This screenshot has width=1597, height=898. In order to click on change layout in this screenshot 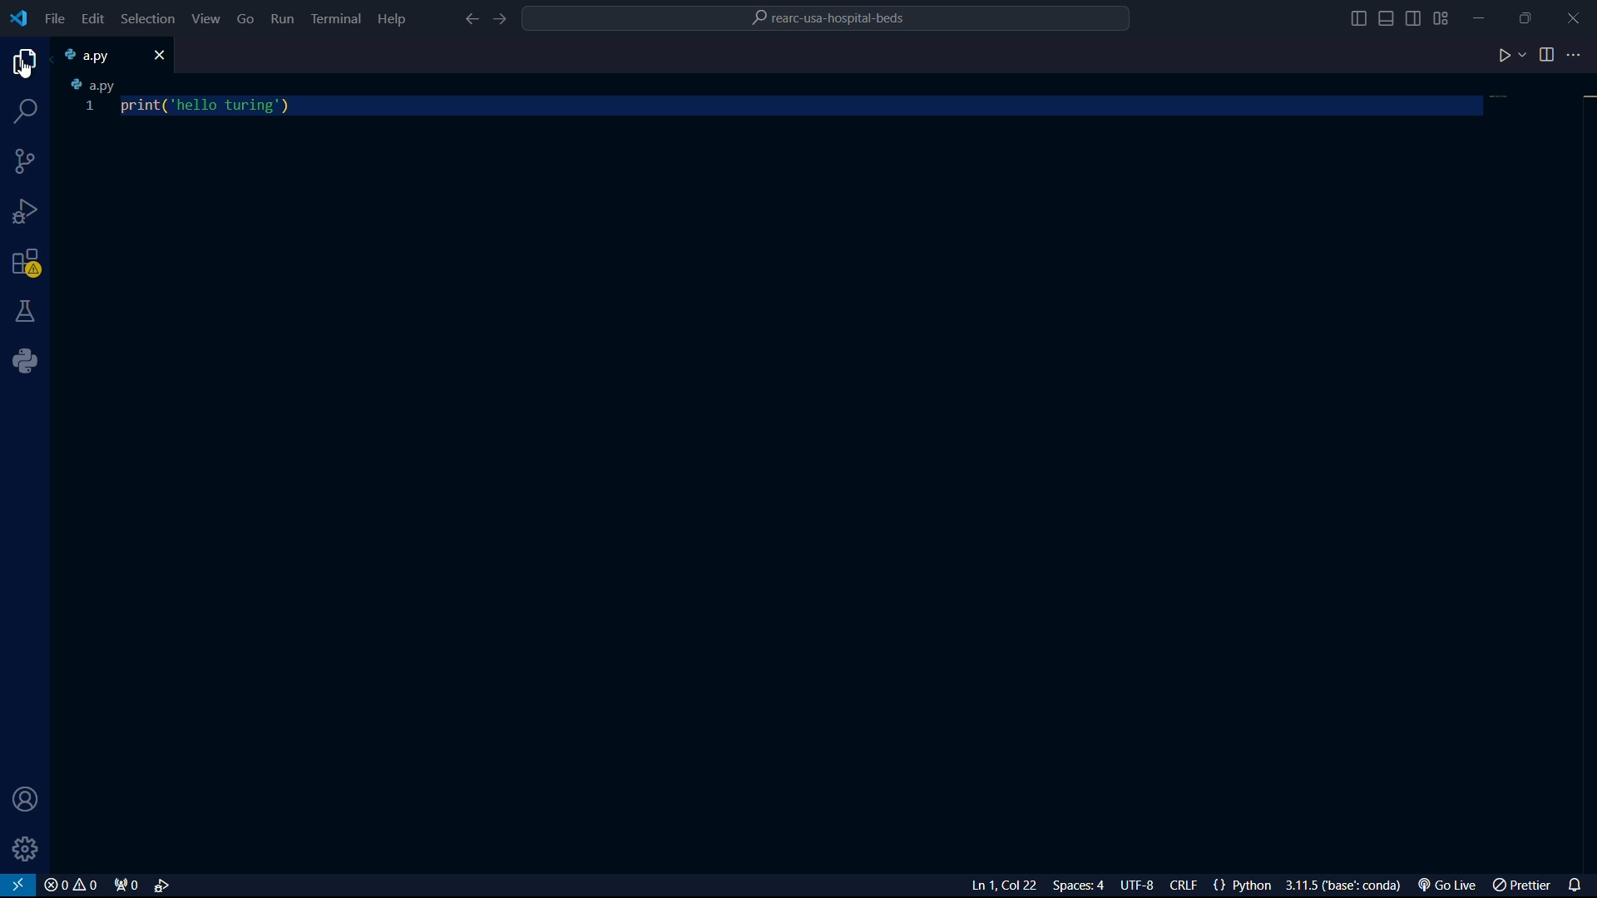, I will do `click(1443, 17)`.